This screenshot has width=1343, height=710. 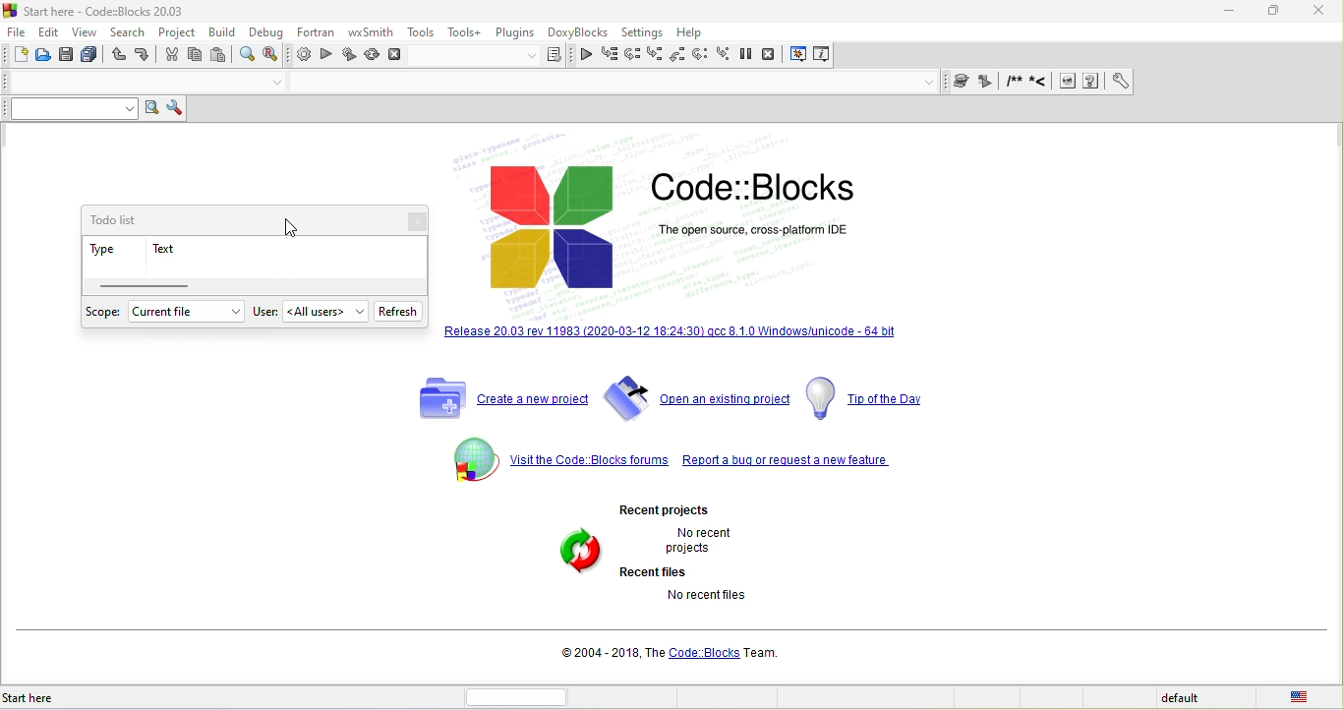 I want to click on open, so click(x=46, y=55).